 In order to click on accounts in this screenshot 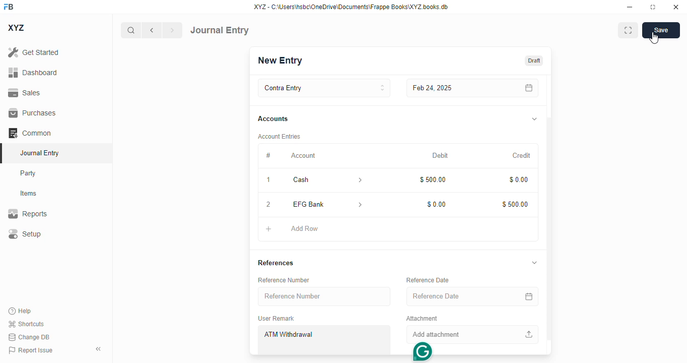, I will do `click(273, 119)`.